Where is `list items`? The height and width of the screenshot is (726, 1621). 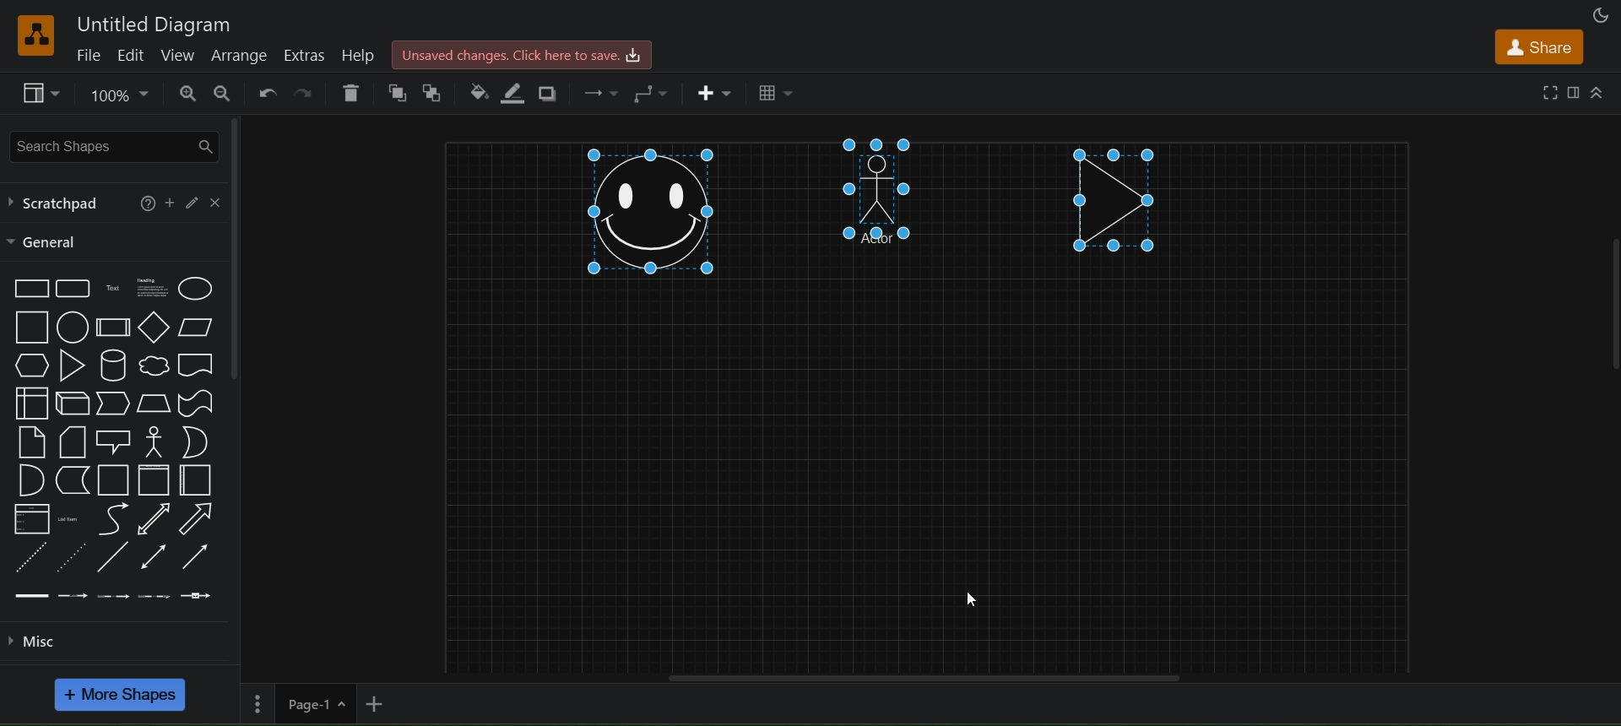
list items is located at coordinates (70, 517).